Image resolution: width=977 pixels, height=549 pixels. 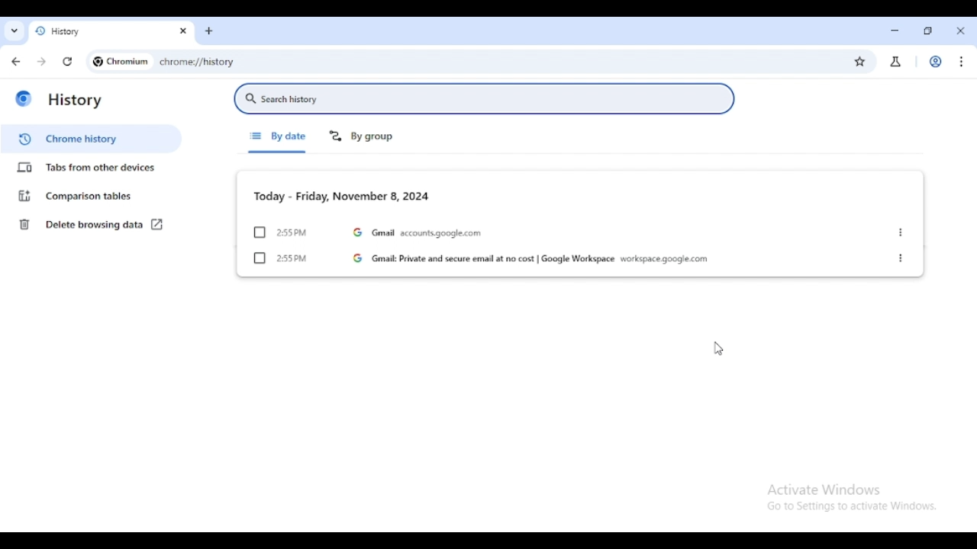 What do you see at coordinates (960, 30) in the screenshot?
I see `close` at bounding box center [960, 30].